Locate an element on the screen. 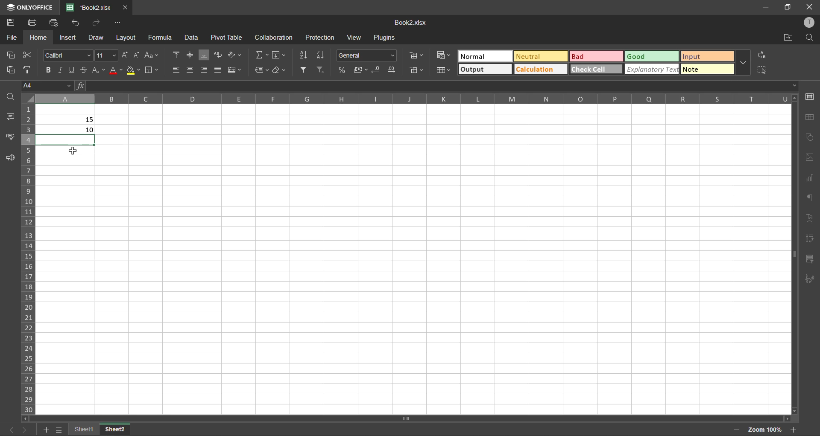 This screenshot has width=820, height=436. selected cell is located at coordinates (67, 140).